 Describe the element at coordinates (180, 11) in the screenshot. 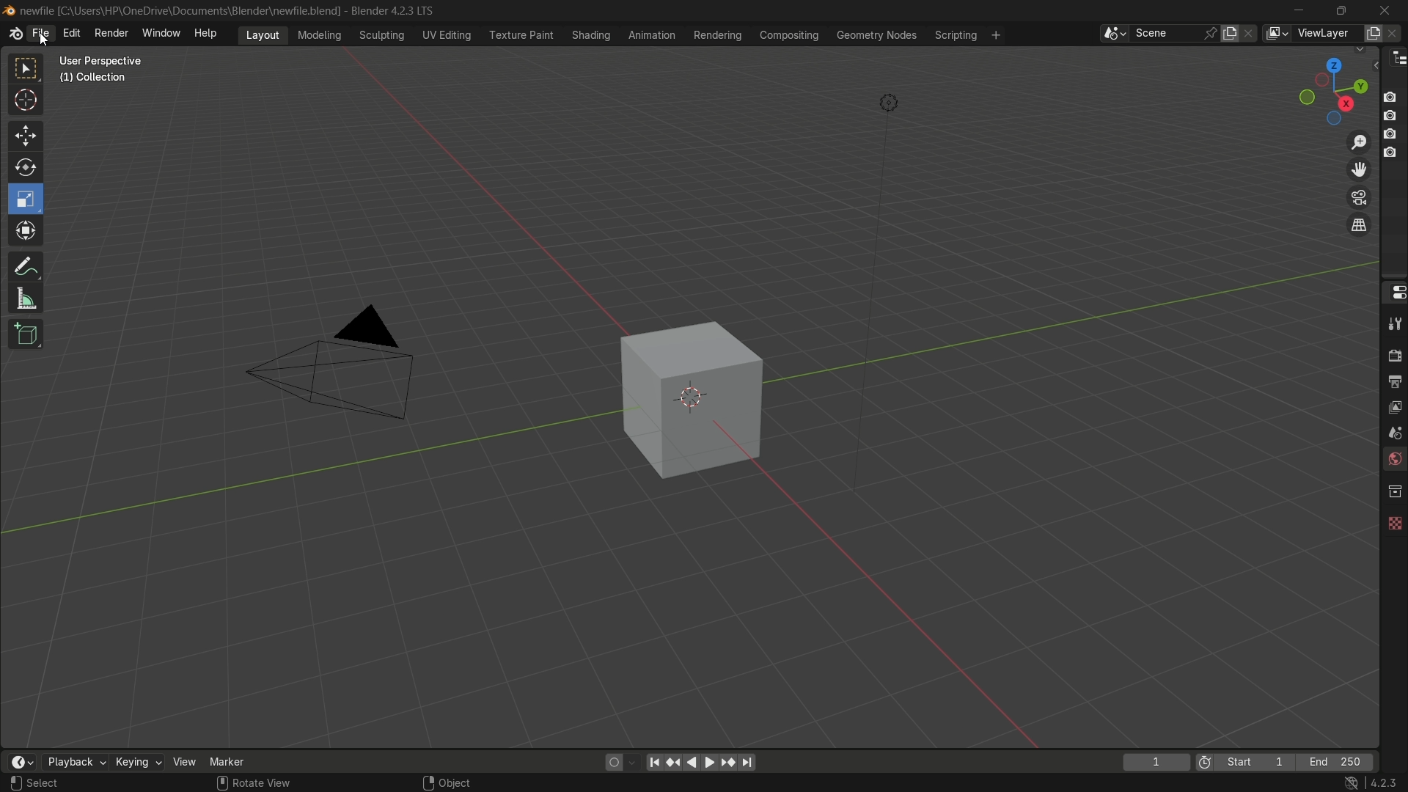

I see `C:\User:\\HP\Onedrive\Documents\Blender` at that location.